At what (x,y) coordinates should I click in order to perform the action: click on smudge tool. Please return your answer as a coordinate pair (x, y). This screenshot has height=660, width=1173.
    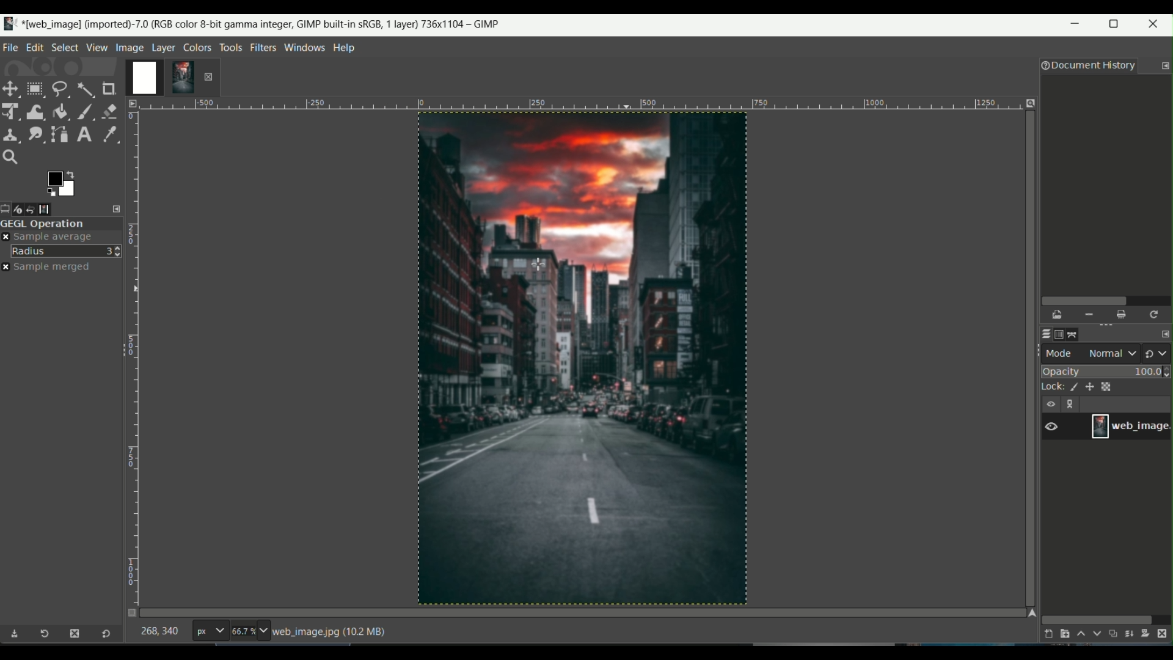
    Looking at the image, I should click on (35, 134).